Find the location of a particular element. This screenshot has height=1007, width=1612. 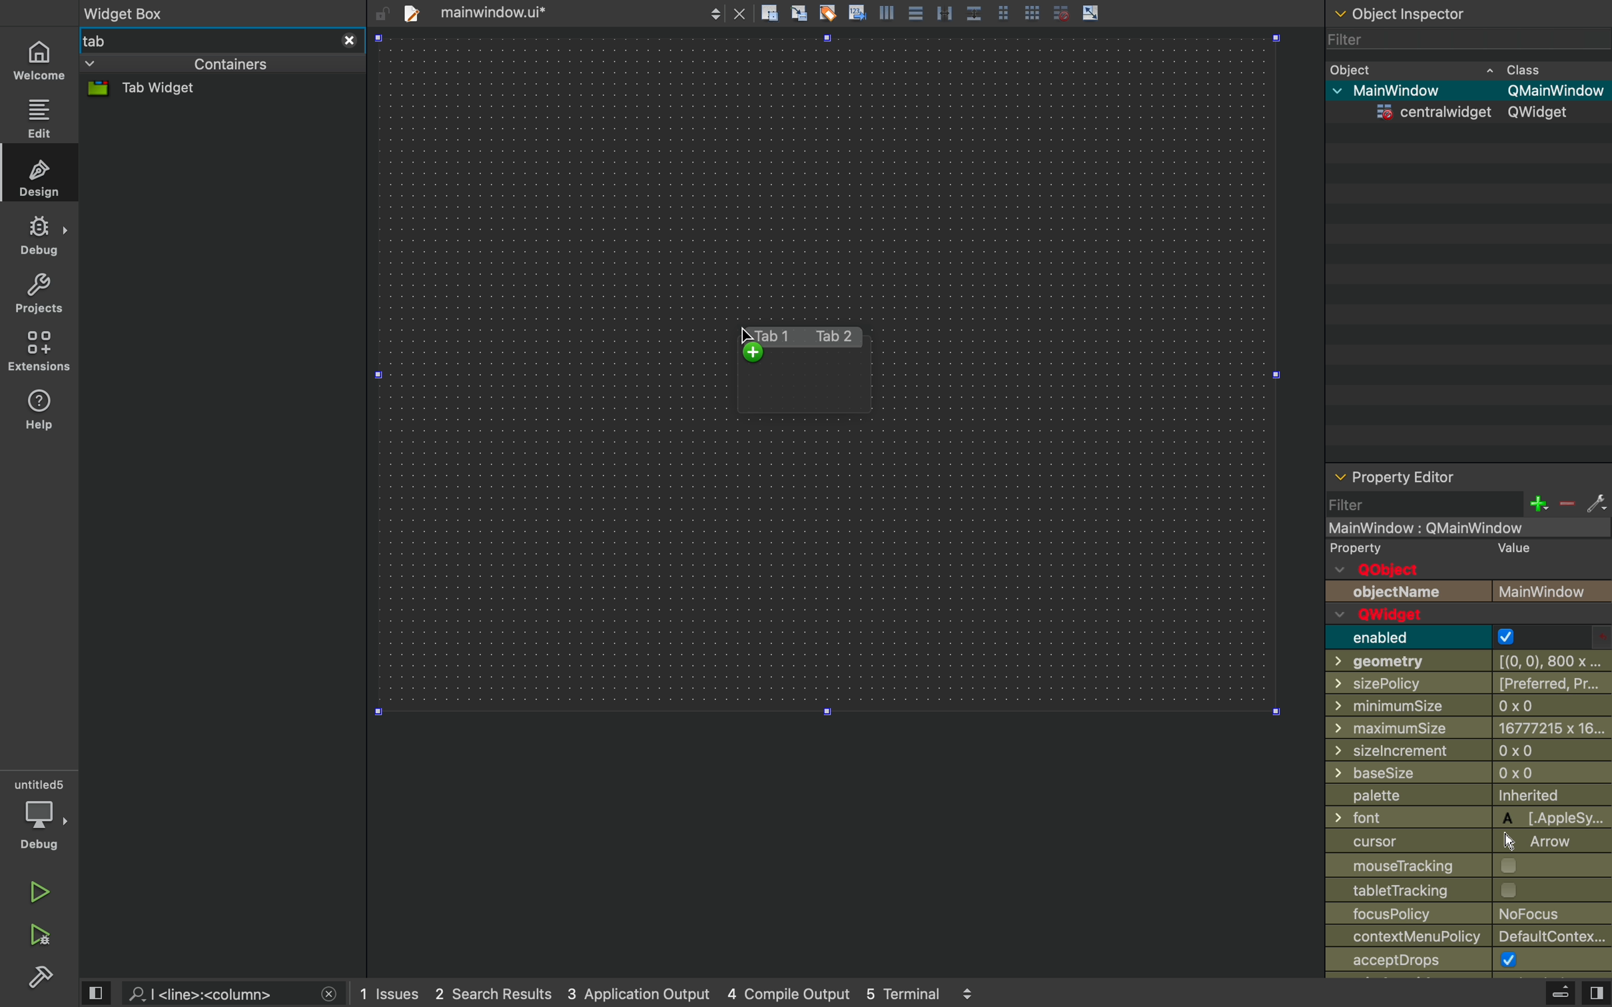

palette is located at coordinates (1464, 798).